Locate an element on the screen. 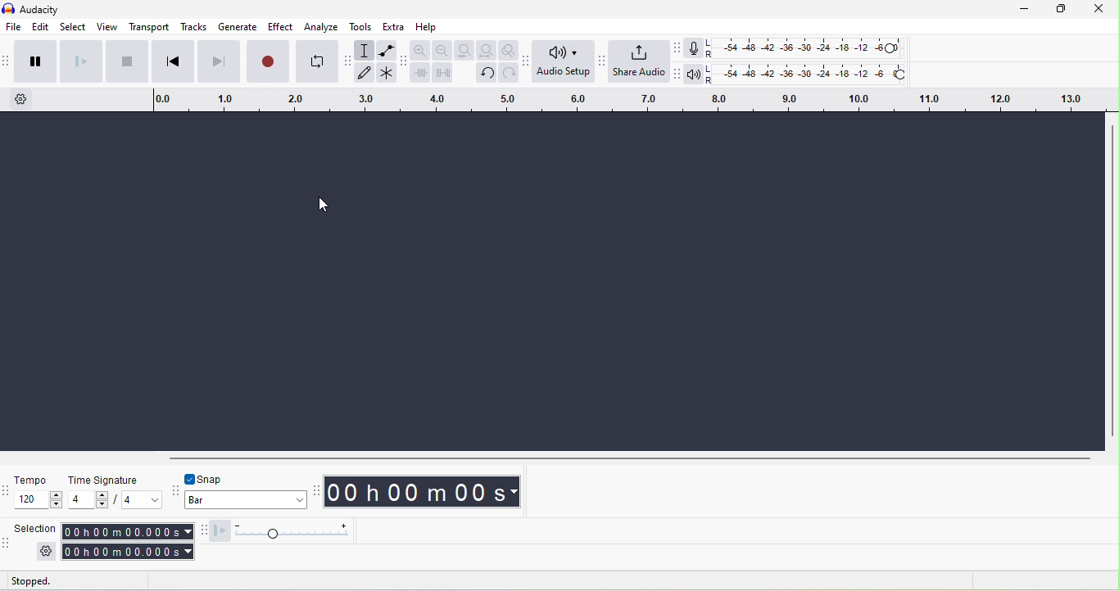 Image resolution: width=1119 pixels, height=591 pixels. file is located at coordinates (15, 28).